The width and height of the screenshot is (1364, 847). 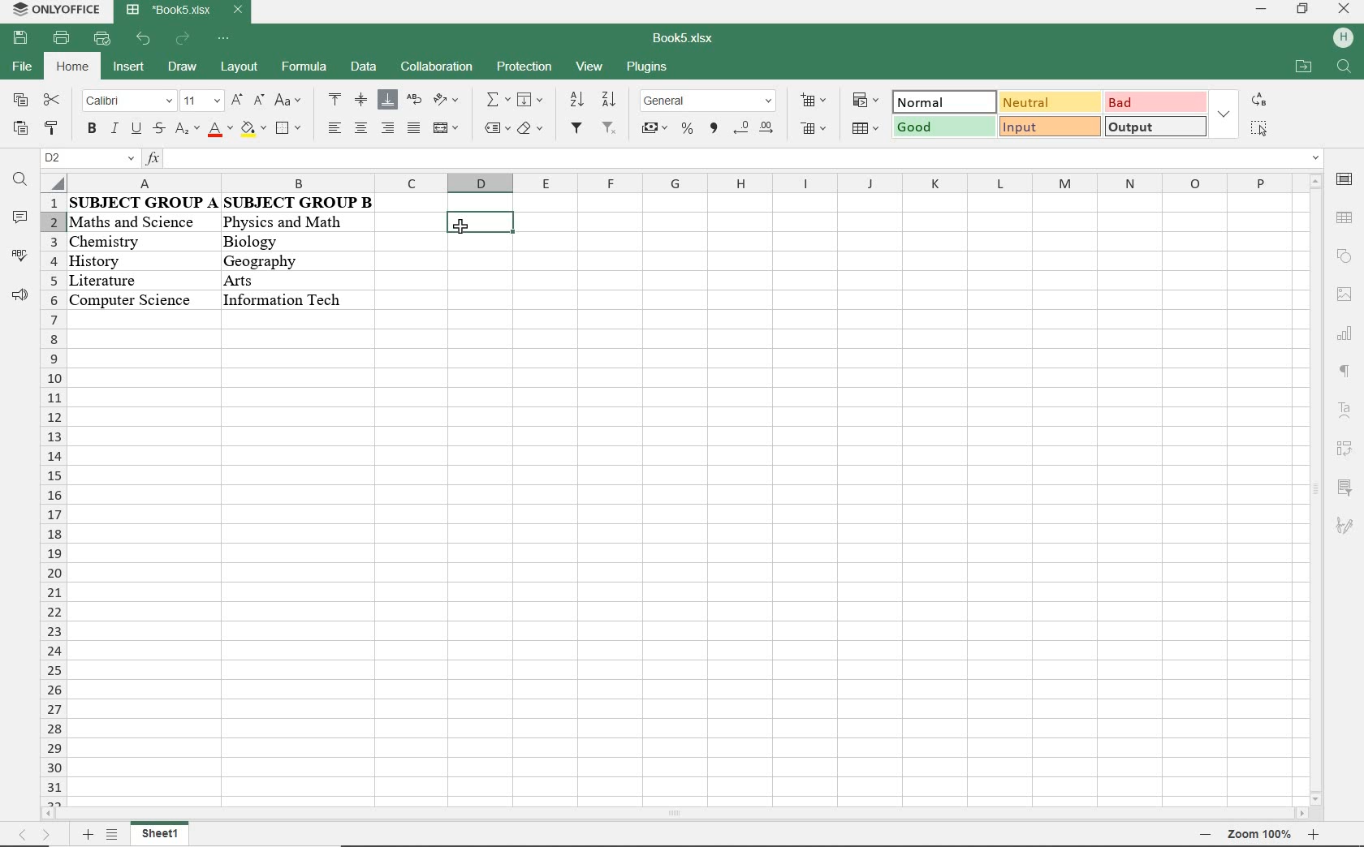 What do you see at coordinates (1345, 409) in the screenshot?
I see `Text art` at bounding box center [1345, 409].